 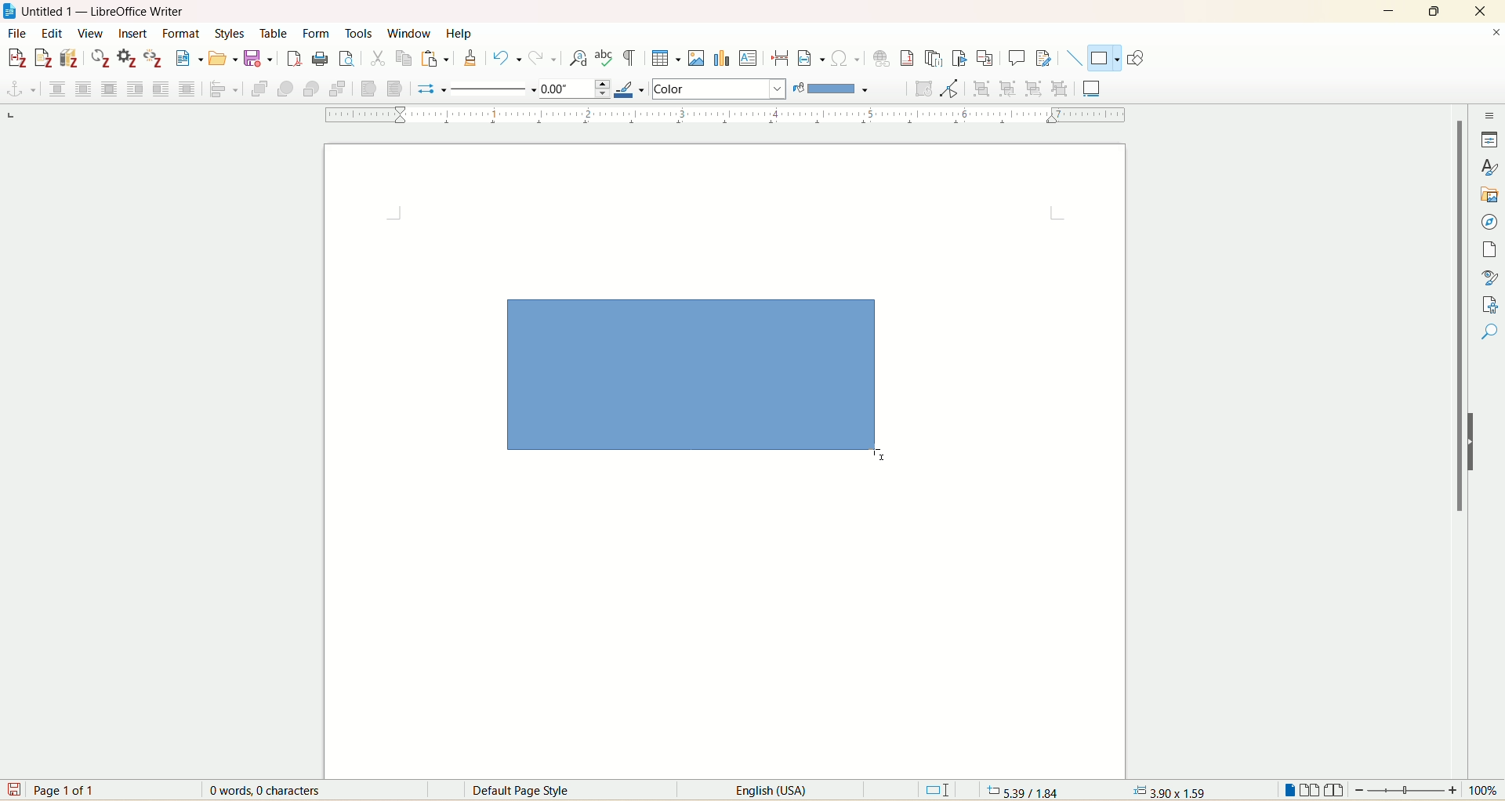 What do you see at coordinates (16, 34) in the screenshot?
I see `file` at bounding box center [16, 34].